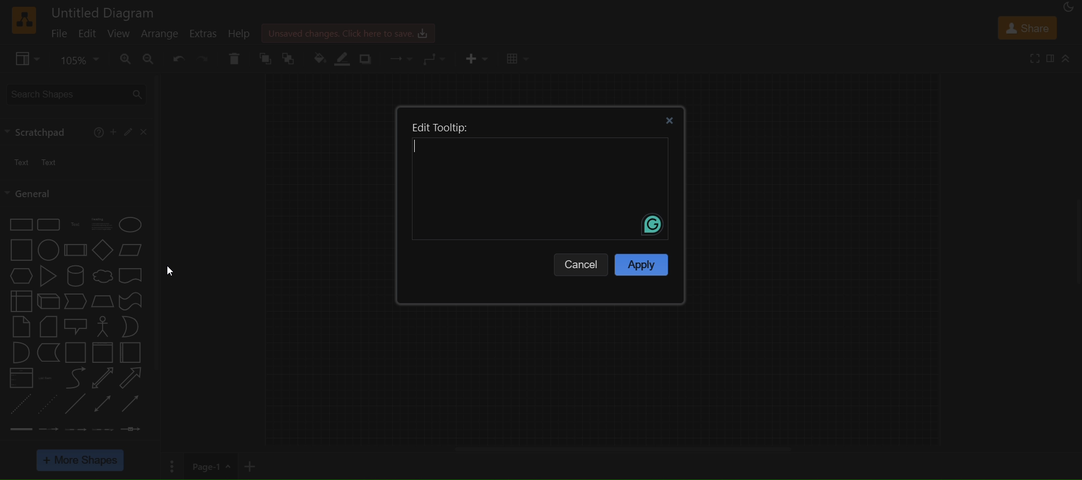 The width and height of the screenshot is (1082, 480). I want to click on bidirectional arrow, so click(104, 379).